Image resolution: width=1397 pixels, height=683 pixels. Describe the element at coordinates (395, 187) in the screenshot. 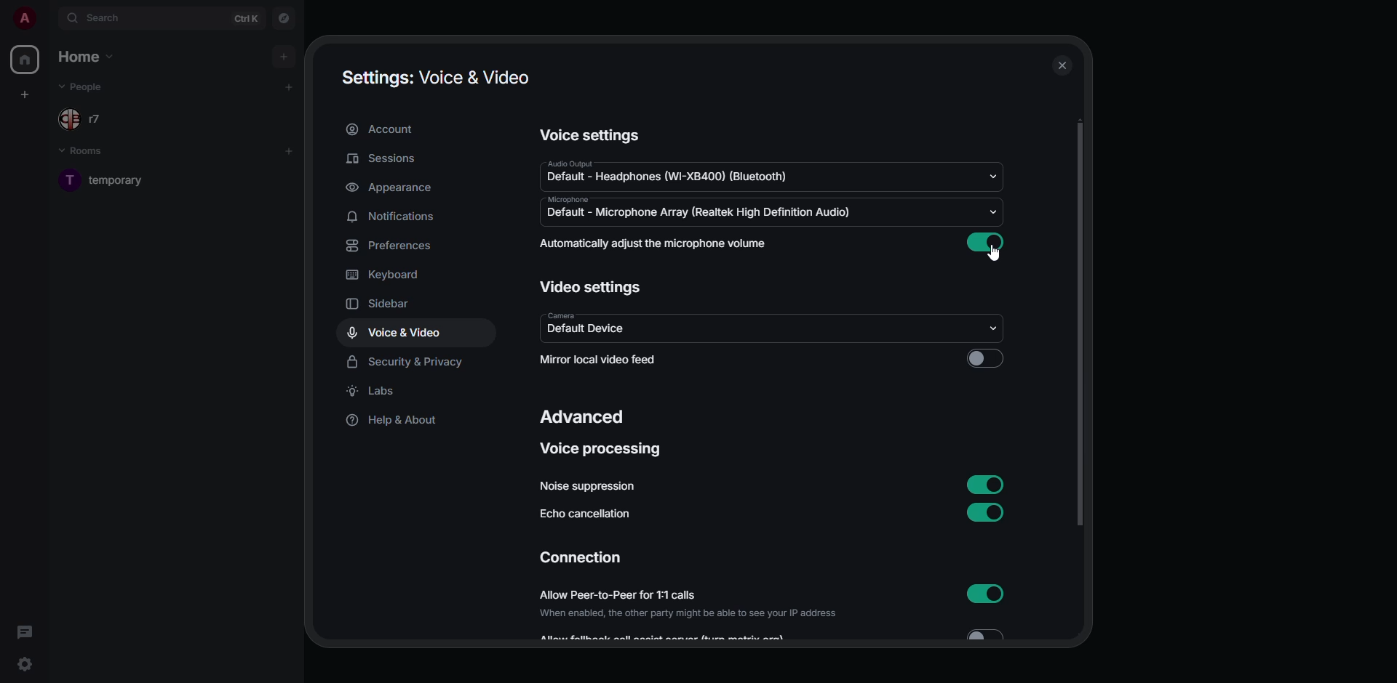

I see `appearance` at that location.